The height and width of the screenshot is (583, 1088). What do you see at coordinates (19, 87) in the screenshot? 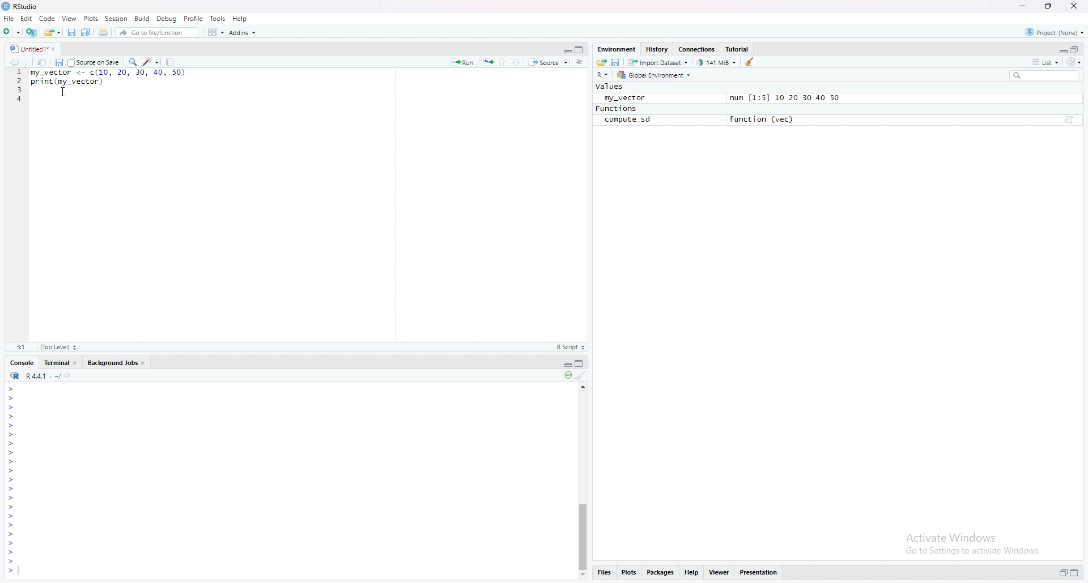
I see `1 2 3 4` at bounding box center [19, 87].